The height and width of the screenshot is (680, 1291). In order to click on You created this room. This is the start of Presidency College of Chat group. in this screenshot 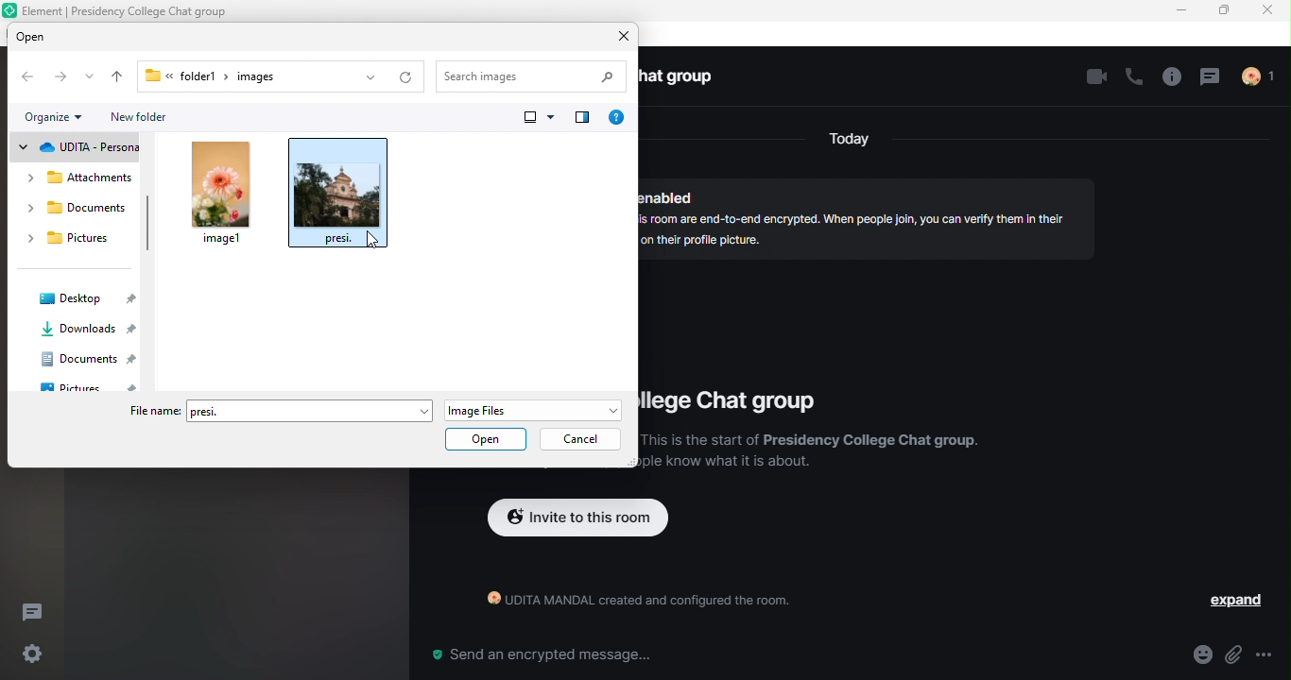, I will do `click(811, 456)`.